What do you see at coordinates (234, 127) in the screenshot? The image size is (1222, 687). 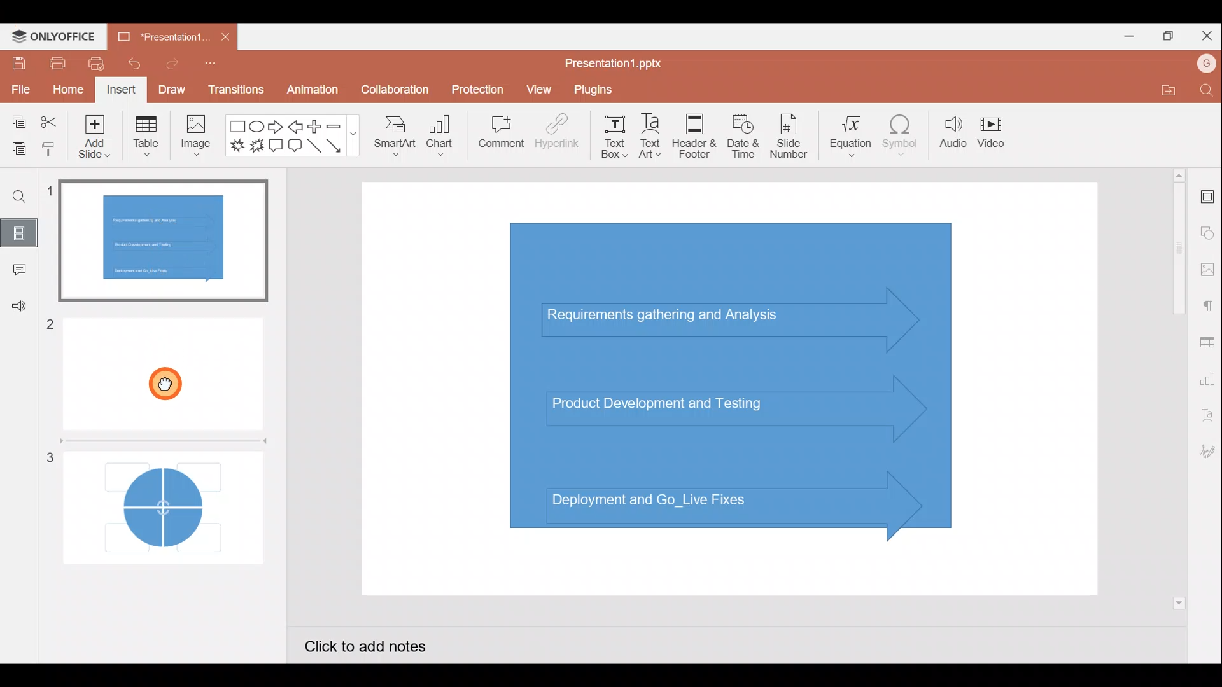 I see `Rectangle` at bounding box center [234, 127].